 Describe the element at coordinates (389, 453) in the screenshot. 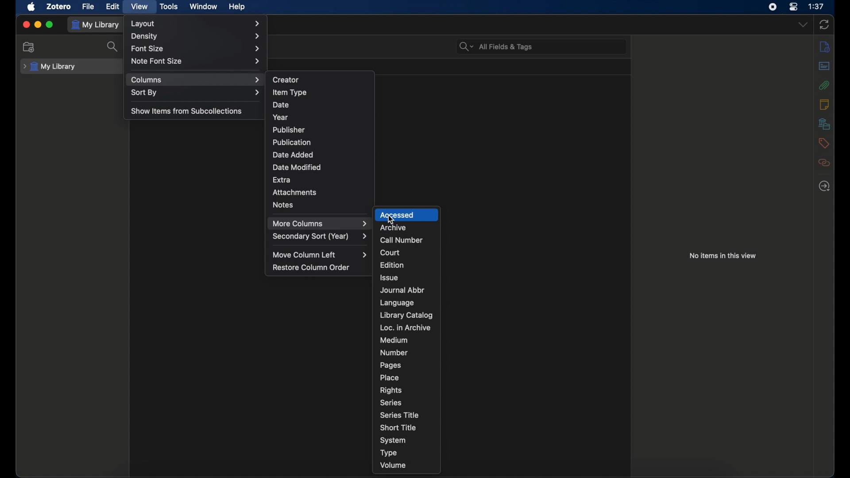

I see `type` at that location.